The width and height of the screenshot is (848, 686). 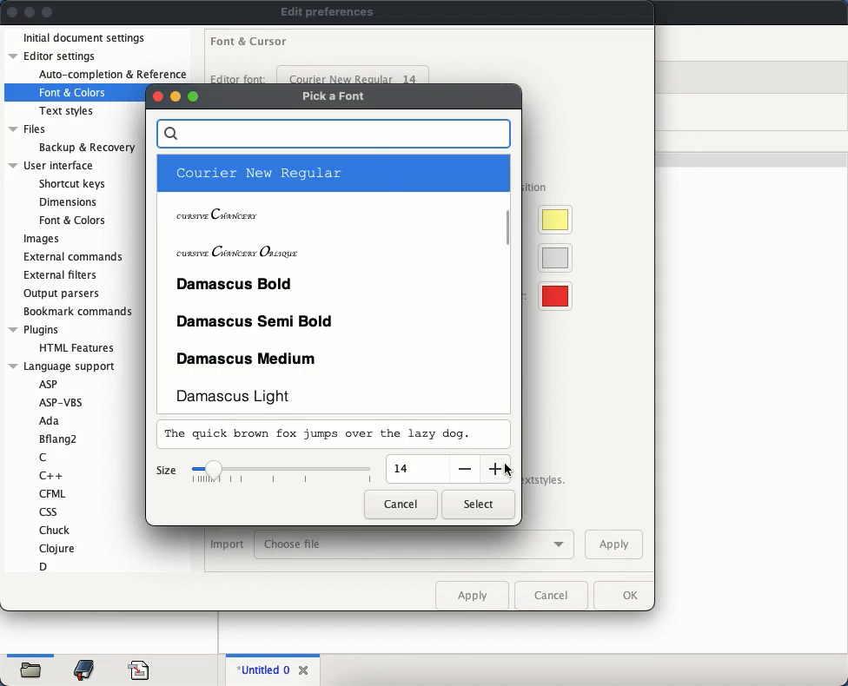 I want to click on damascus light, so click(x=333, y=395).